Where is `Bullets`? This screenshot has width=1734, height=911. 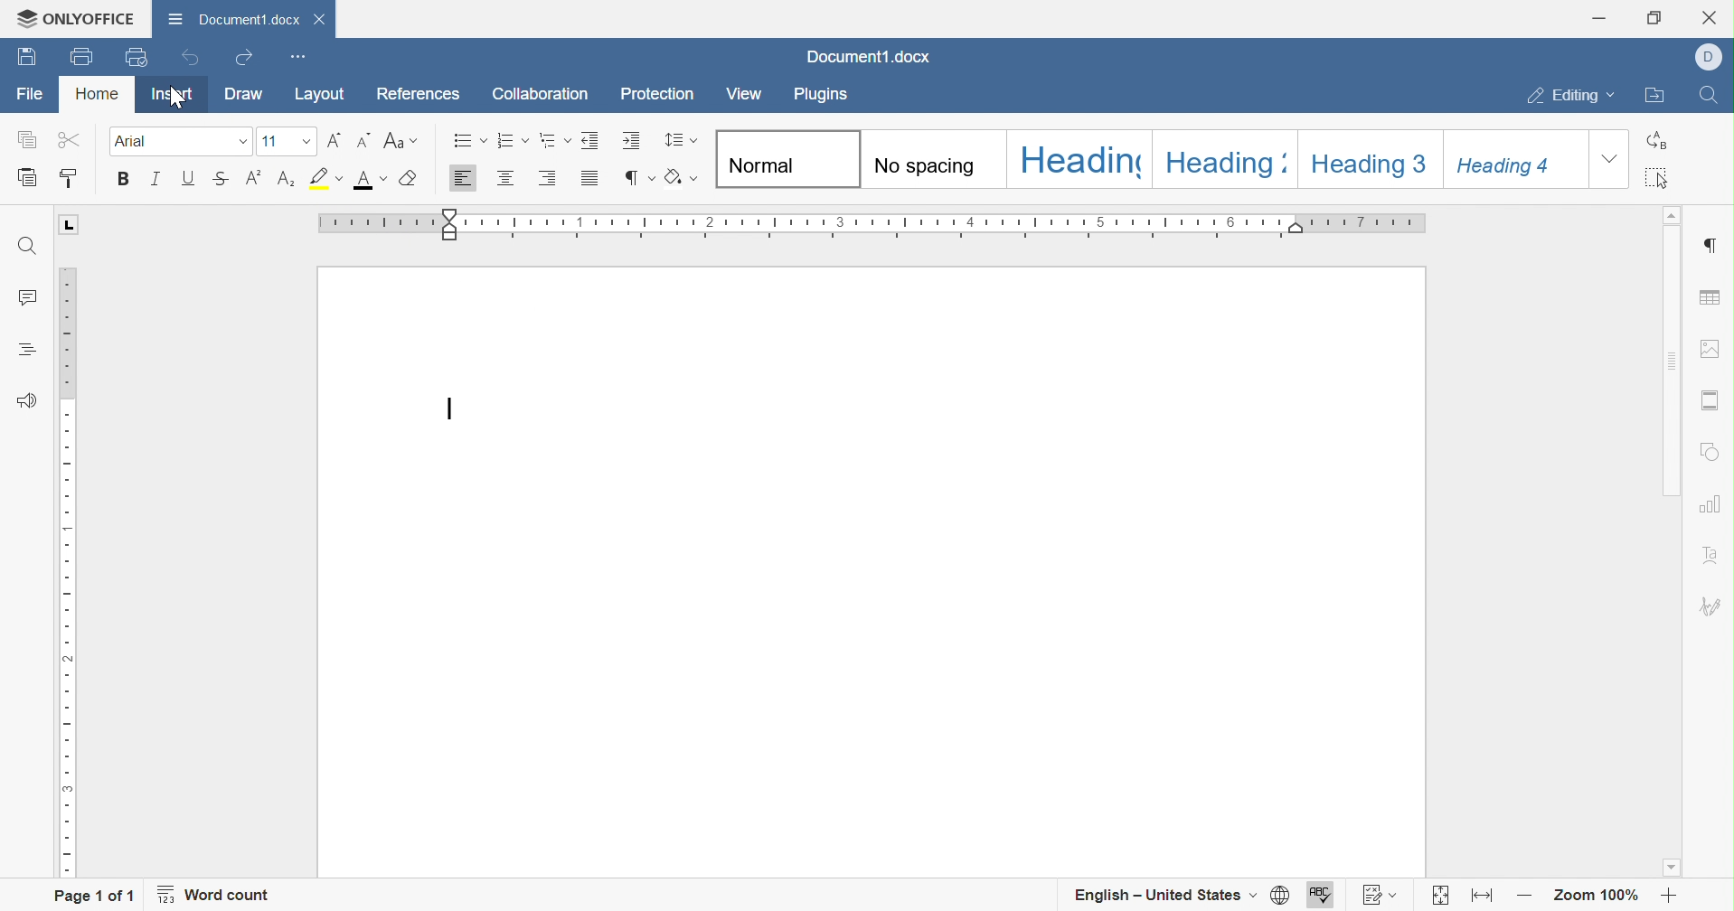 Bullets is located at coordinates (467, 140).